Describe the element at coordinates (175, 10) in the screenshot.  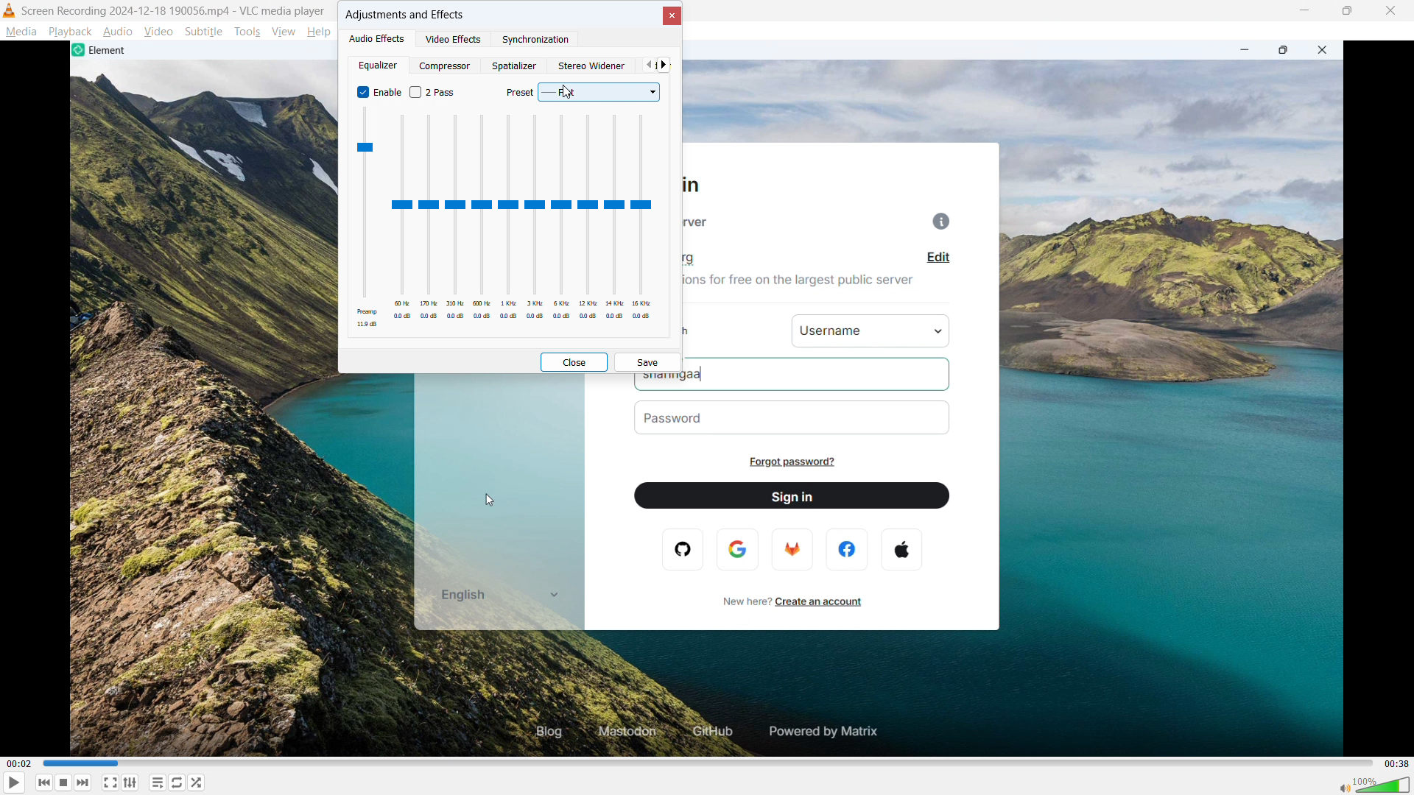
I see `recording 2024-12-18 19006.mp4 -VLC media player` at that location.